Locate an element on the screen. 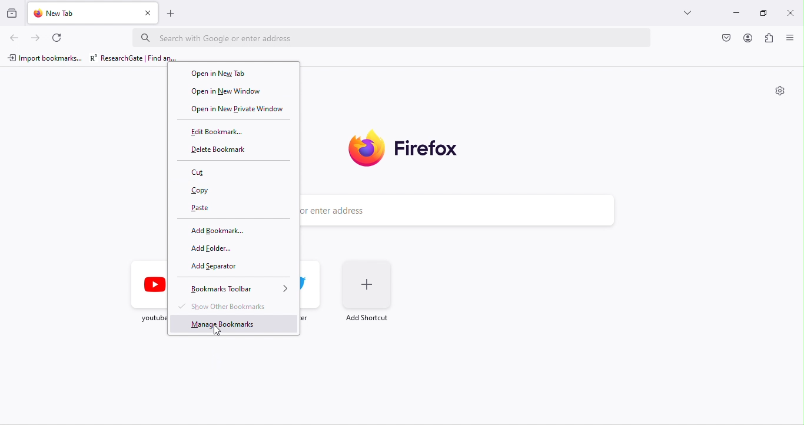 This screenshot has width=804, height=425. add bookmark is located at coordinates (230, 231).